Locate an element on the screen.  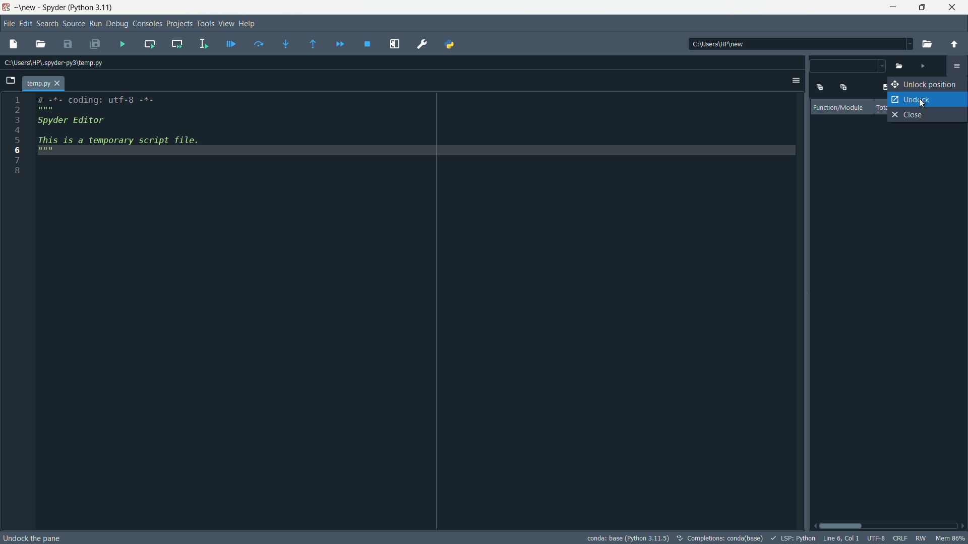
search menu is located at coordinates (46, 23).